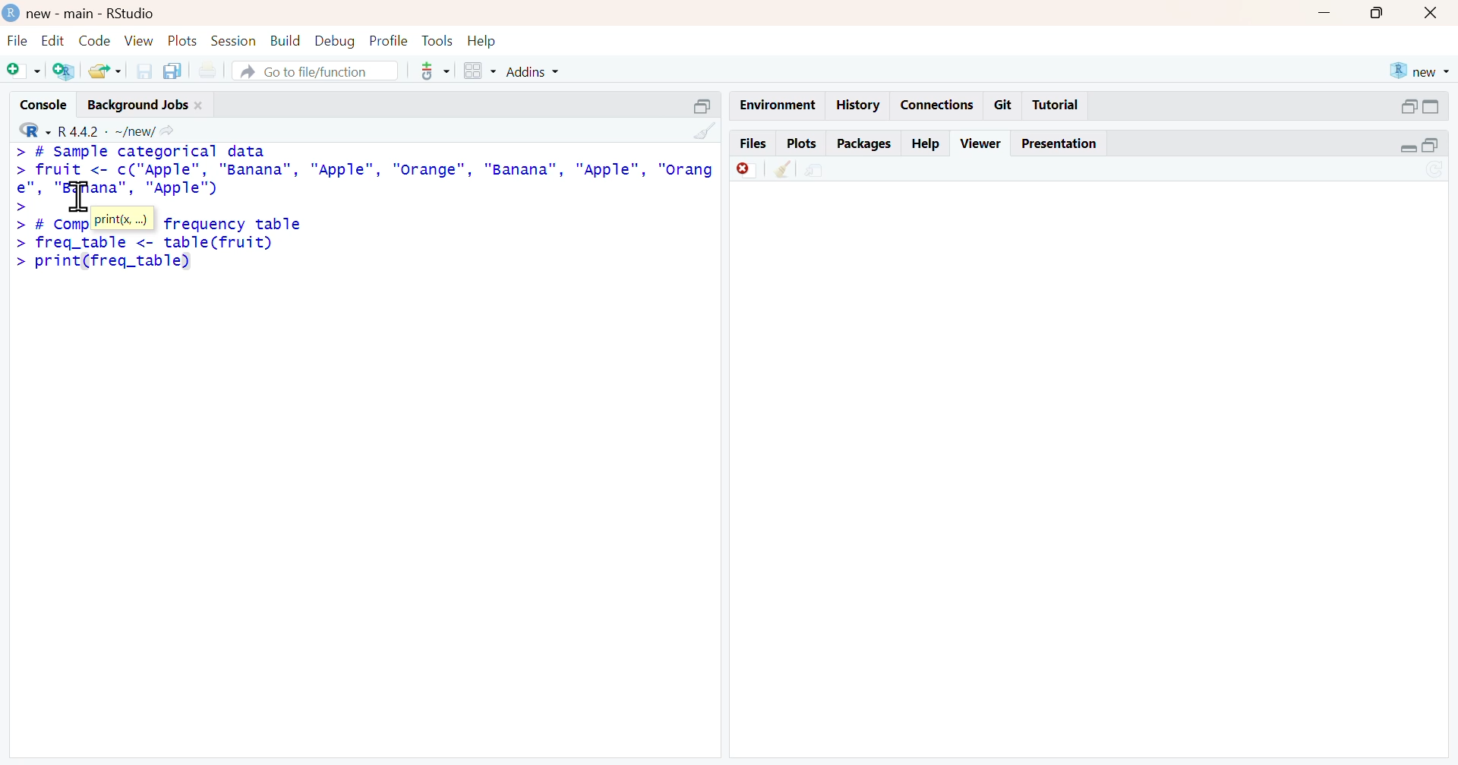 Image resolution: width=1458 pixels, height=765 pixels. What do you see at coordinates (1437, 170) in the screenshot?
I see `refresh current plot` at bounding box center [1437, 170].